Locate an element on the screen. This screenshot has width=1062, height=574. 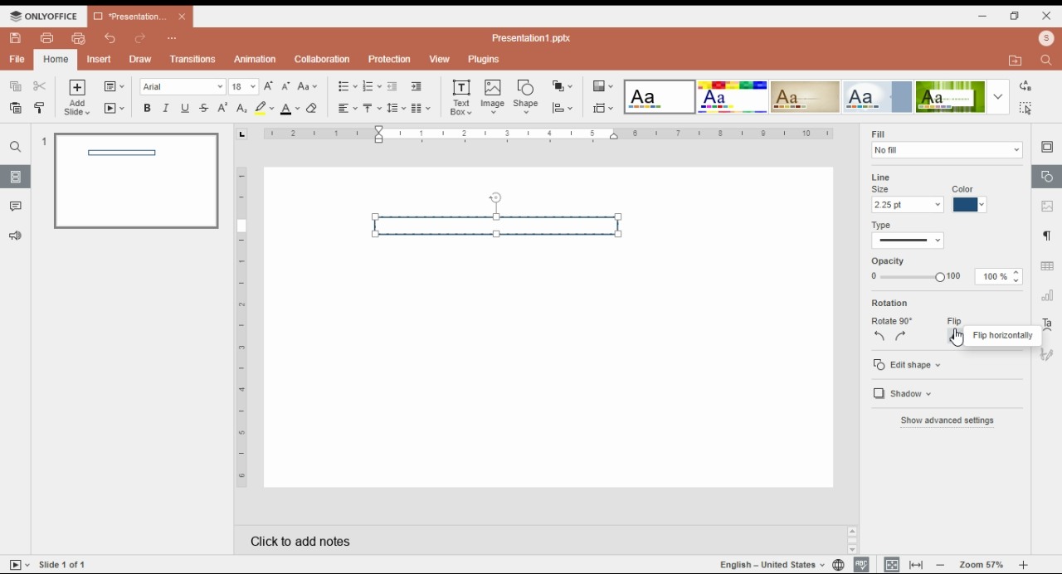
line size is located at coordinates (908, 205).